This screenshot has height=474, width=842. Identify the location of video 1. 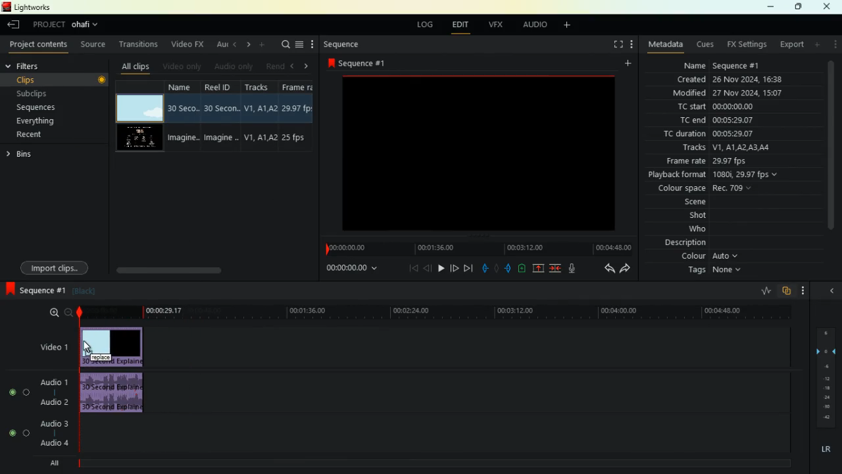
(53, 346).